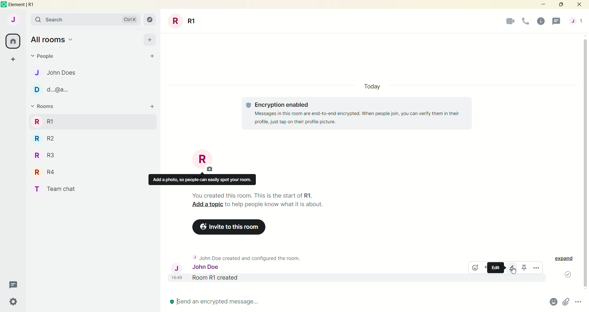 This screenshot has height=312, width=589. Describe the element at coordinates (579, 303) in the screenshot. I see `options` at that location.